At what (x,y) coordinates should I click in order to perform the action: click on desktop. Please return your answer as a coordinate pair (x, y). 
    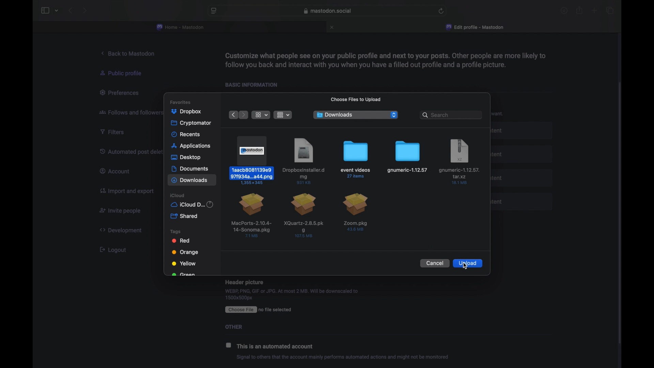
    Looking at the image, I should click on (186, 157).